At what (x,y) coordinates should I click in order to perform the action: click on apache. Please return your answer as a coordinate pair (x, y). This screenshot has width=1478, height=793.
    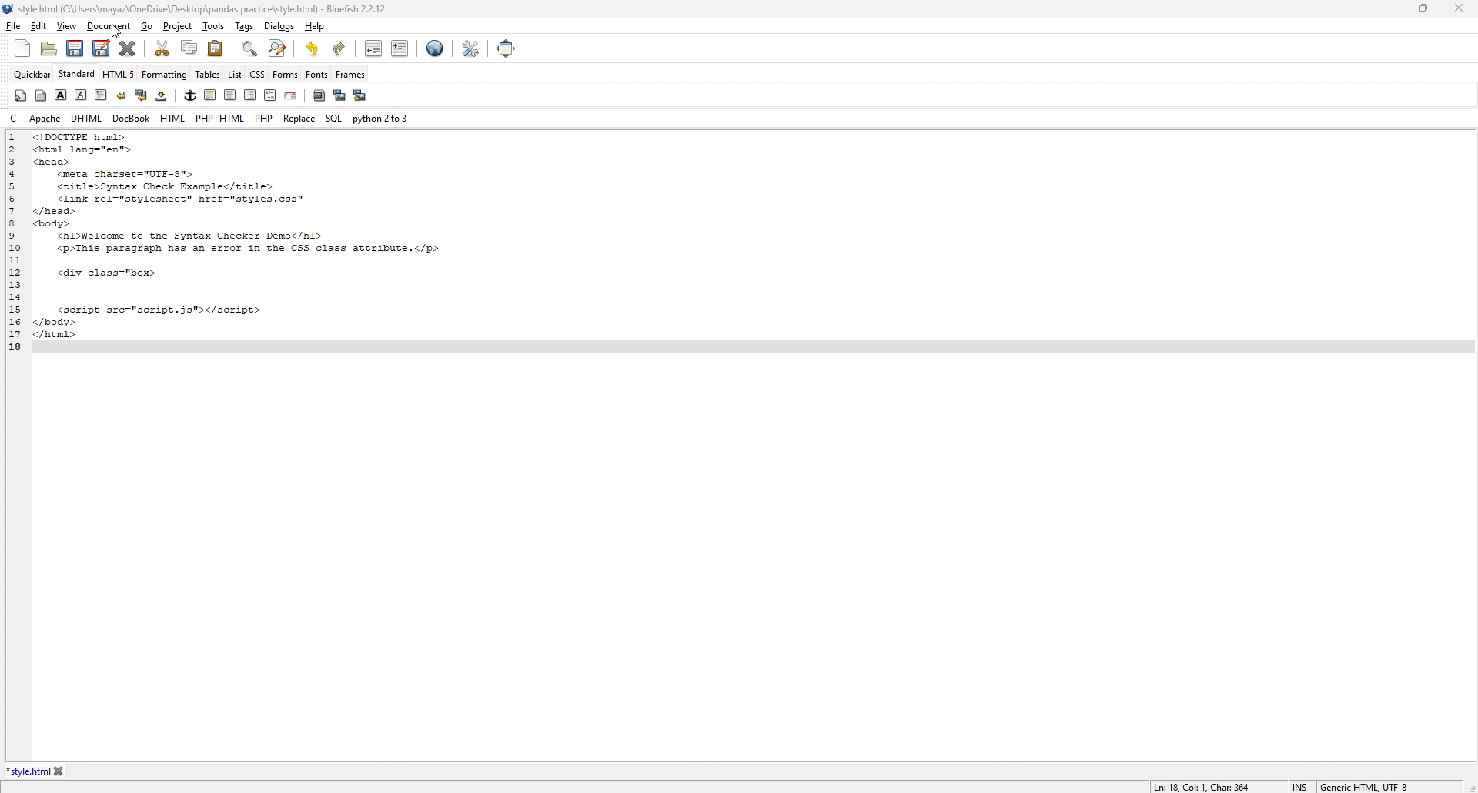
    Looking at the image, I should click on (46, 118).